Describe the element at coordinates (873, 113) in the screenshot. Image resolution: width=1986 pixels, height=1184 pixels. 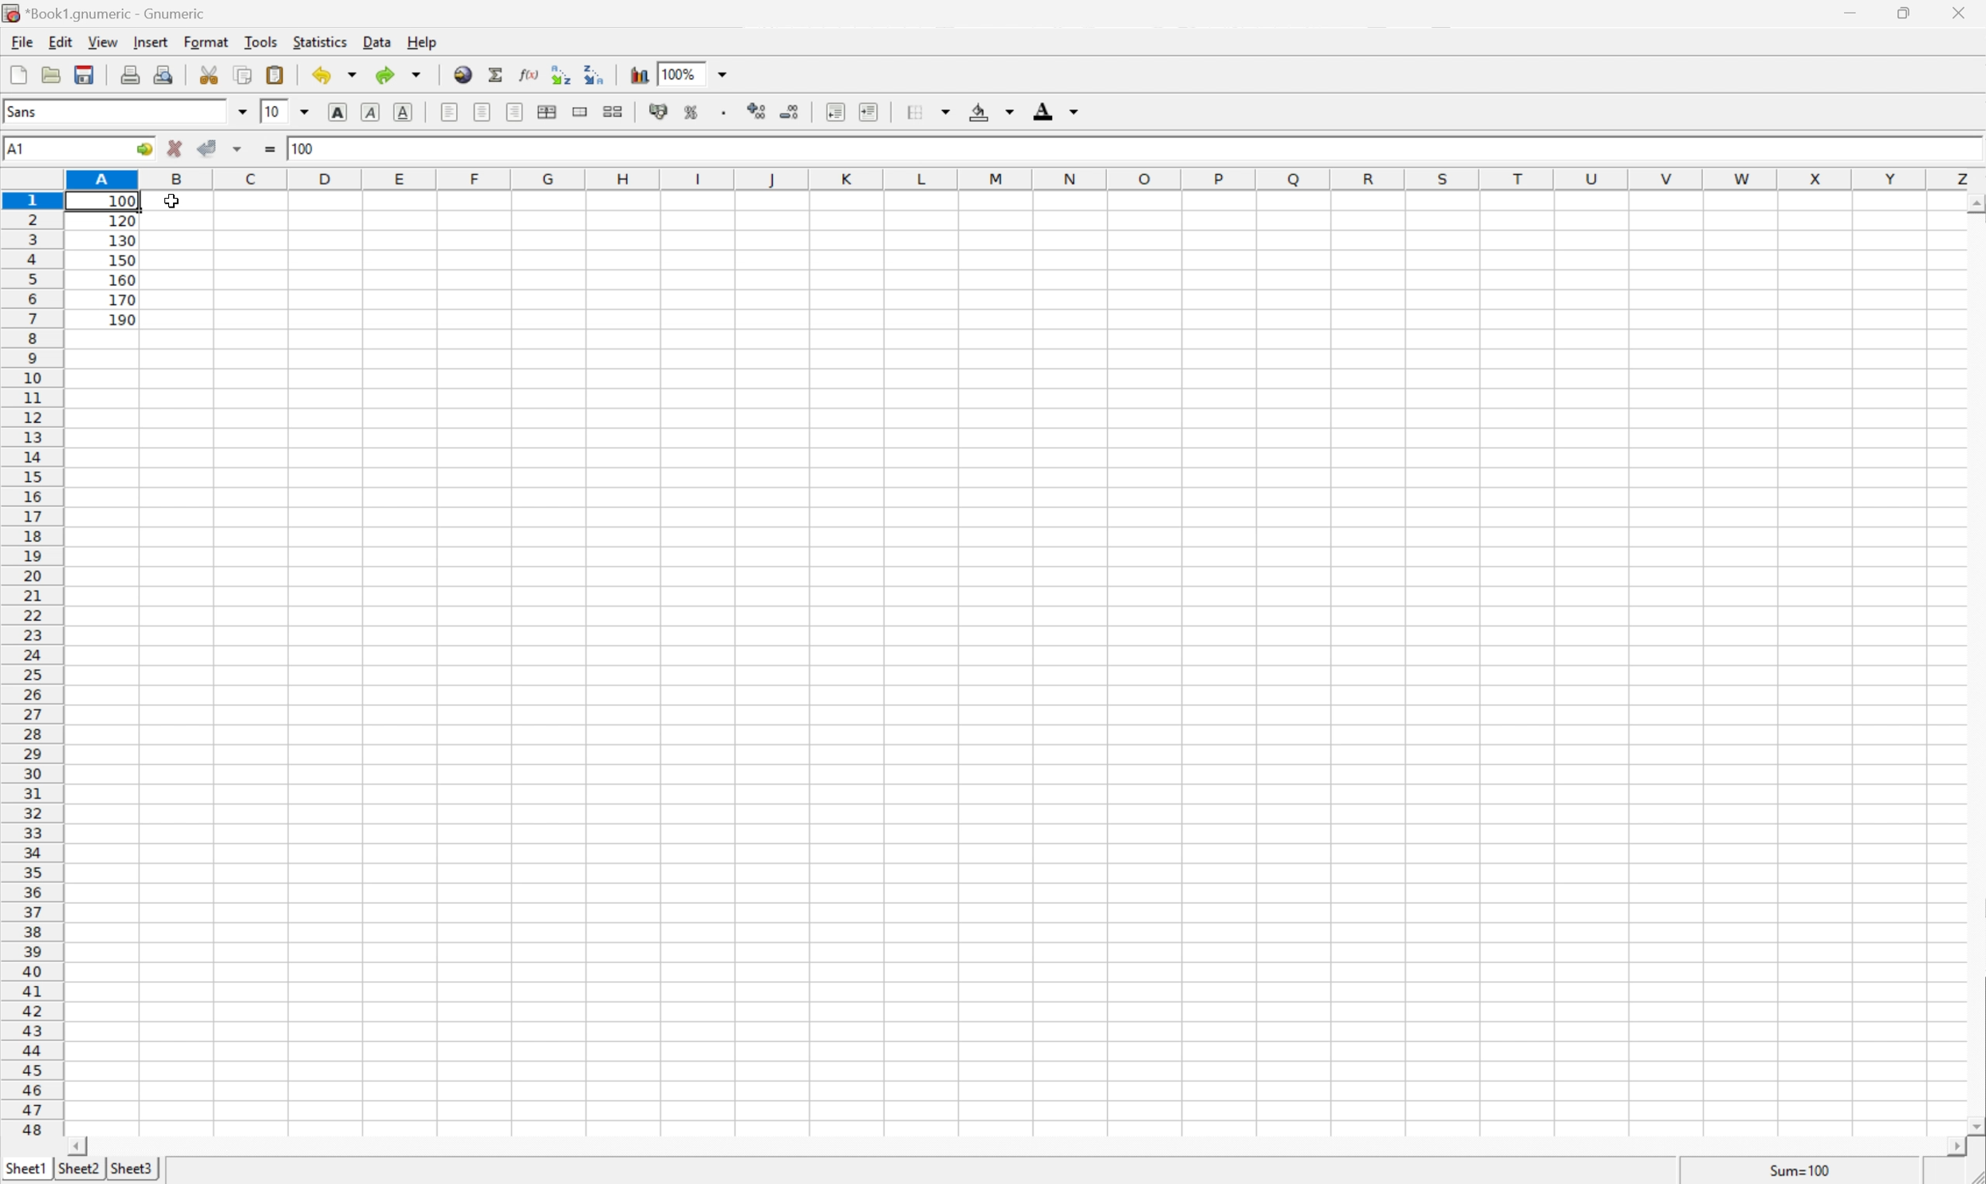
I see `Increase indent, and align the contents to the left` at that location.